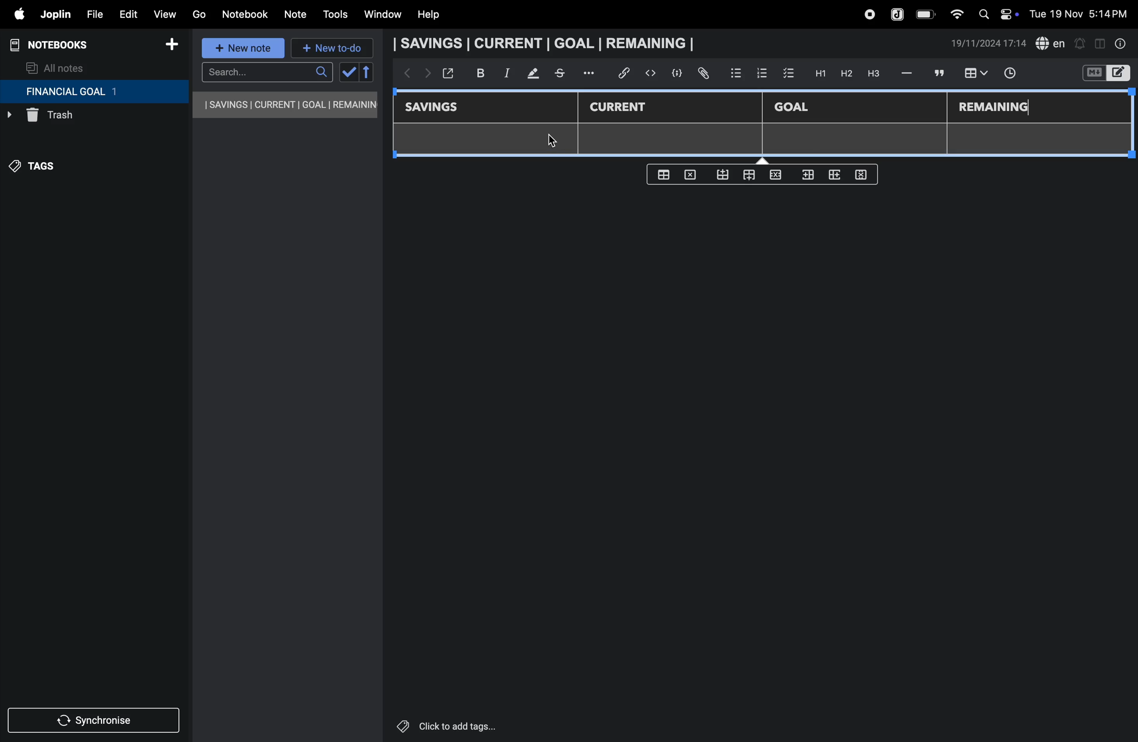  I want to click on time, so click(1016, 74).